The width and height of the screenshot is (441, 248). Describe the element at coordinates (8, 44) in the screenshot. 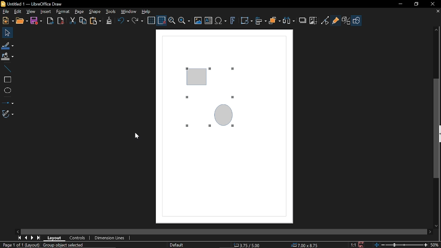

I see `Line color` at that location.